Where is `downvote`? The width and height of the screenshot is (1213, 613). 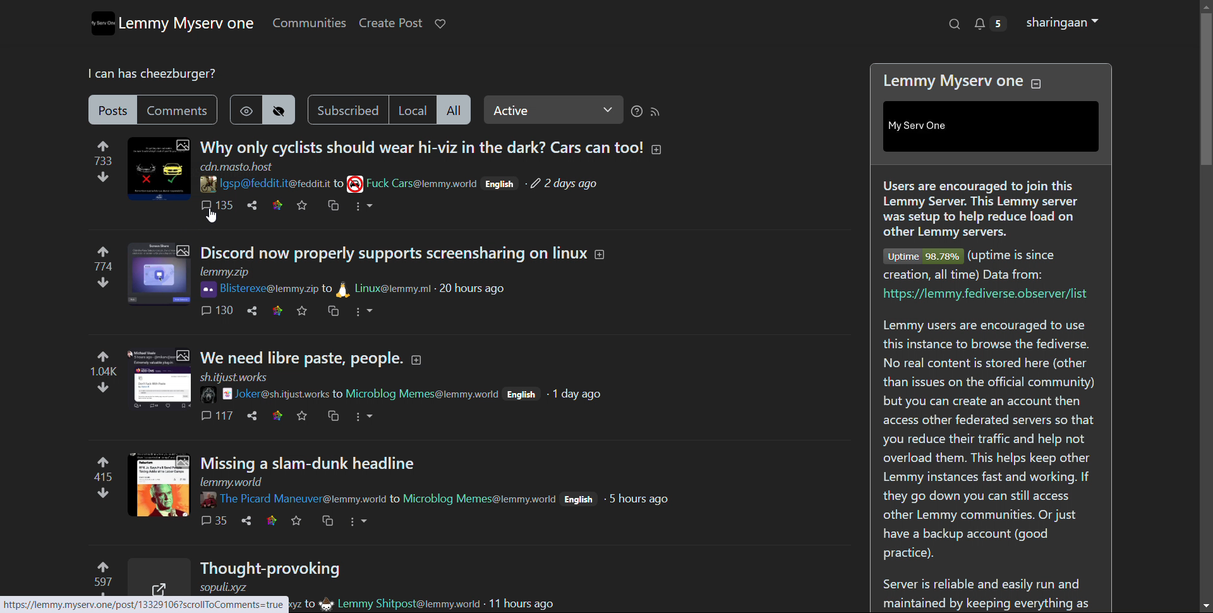 downvote is located at coordinates (103, 282).